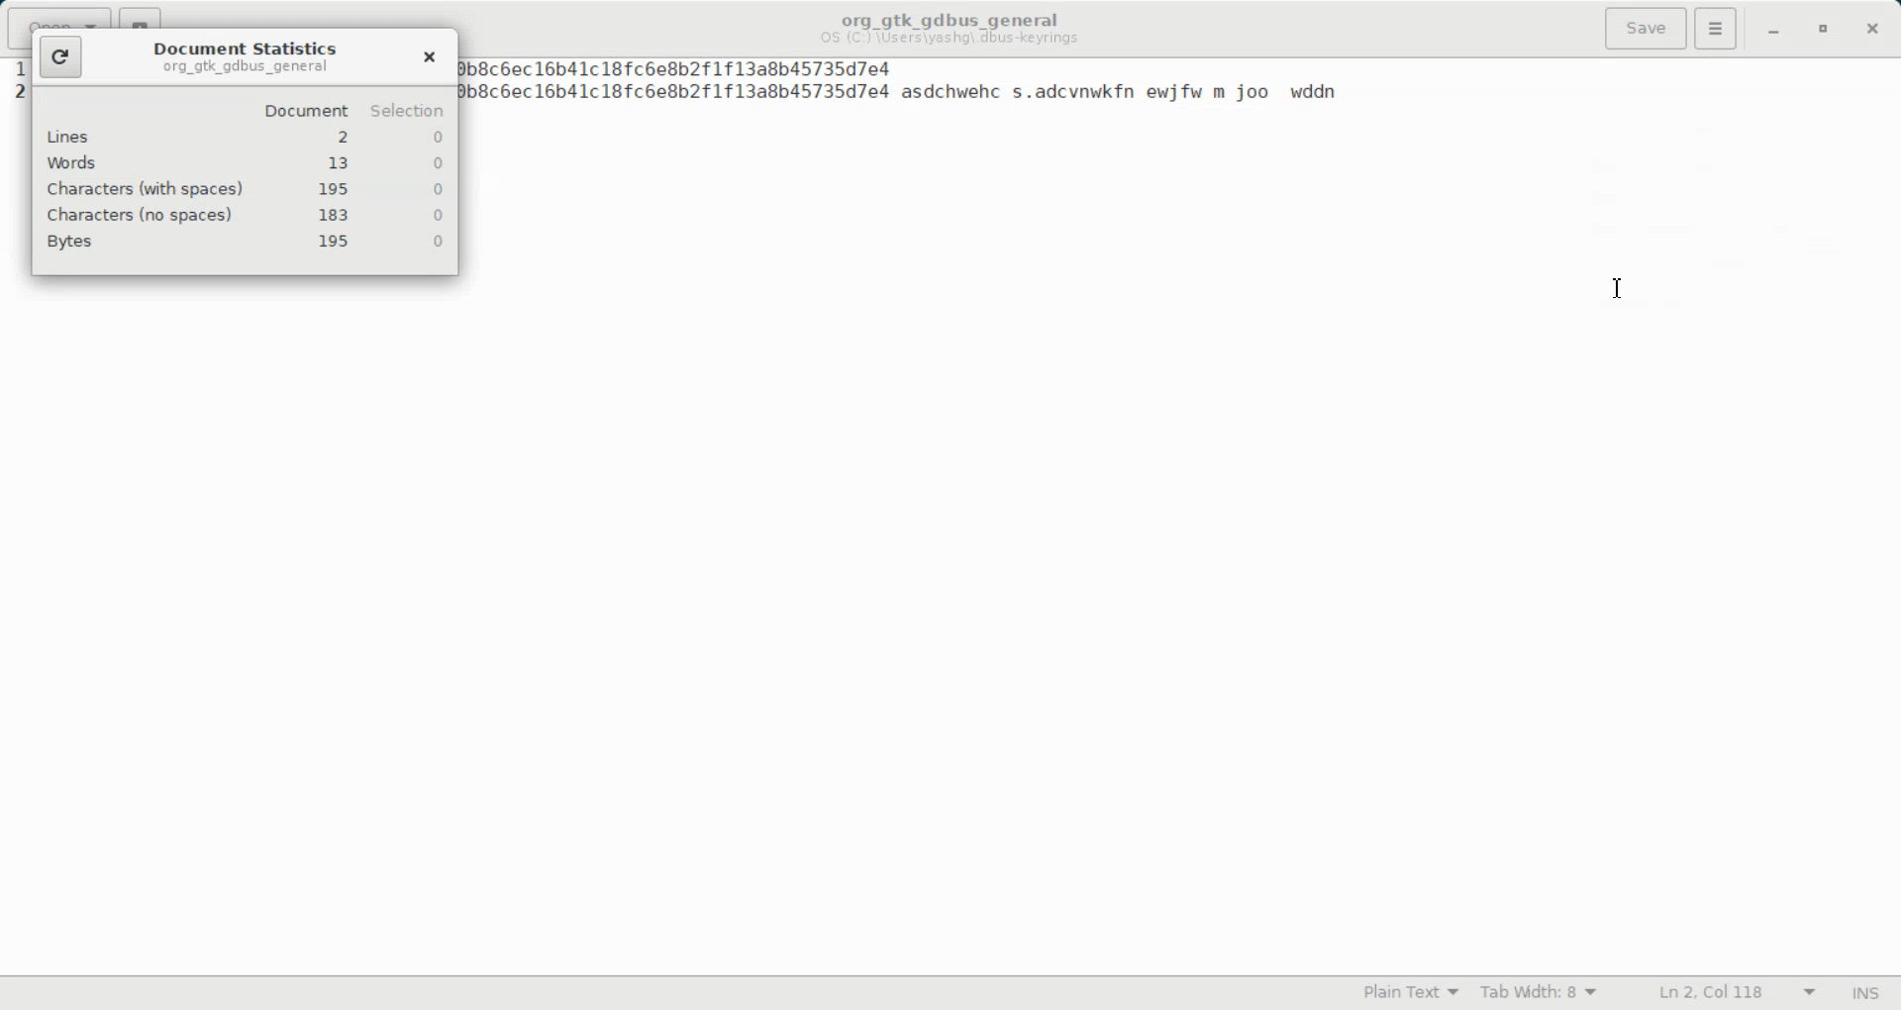 The width and height of the screenshot is (1901, 1010). I want to click on 195, so click(332, 242).